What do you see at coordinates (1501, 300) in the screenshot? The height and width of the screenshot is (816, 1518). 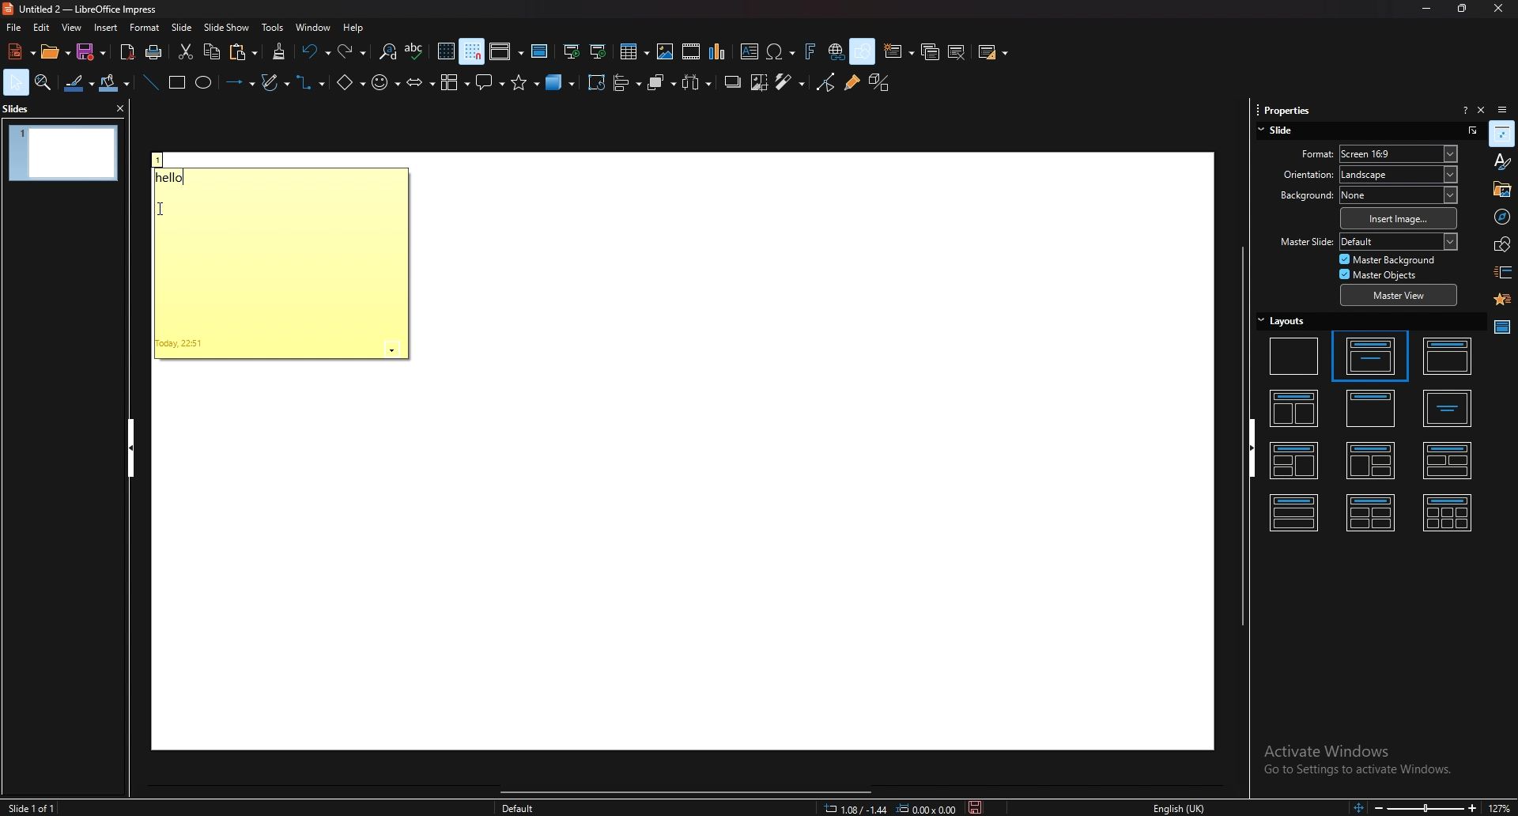 I see `animation` at bounding box center [1501, 300].